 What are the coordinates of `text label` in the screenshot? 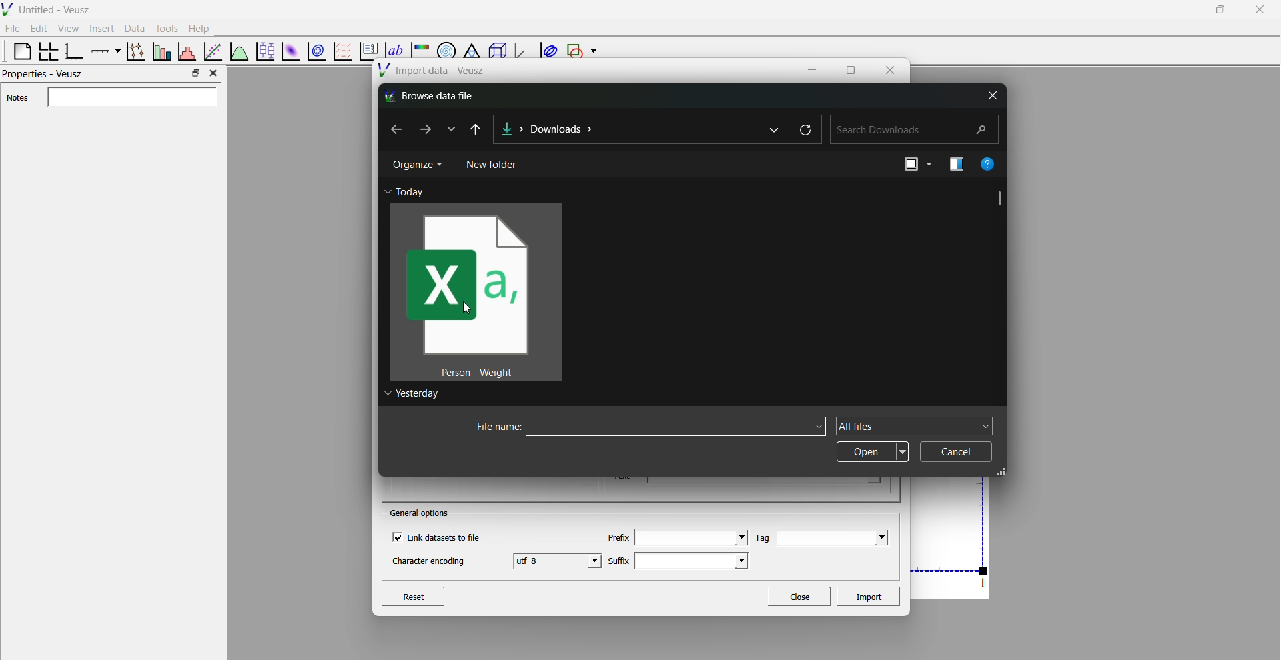 It's located at (392, 43).